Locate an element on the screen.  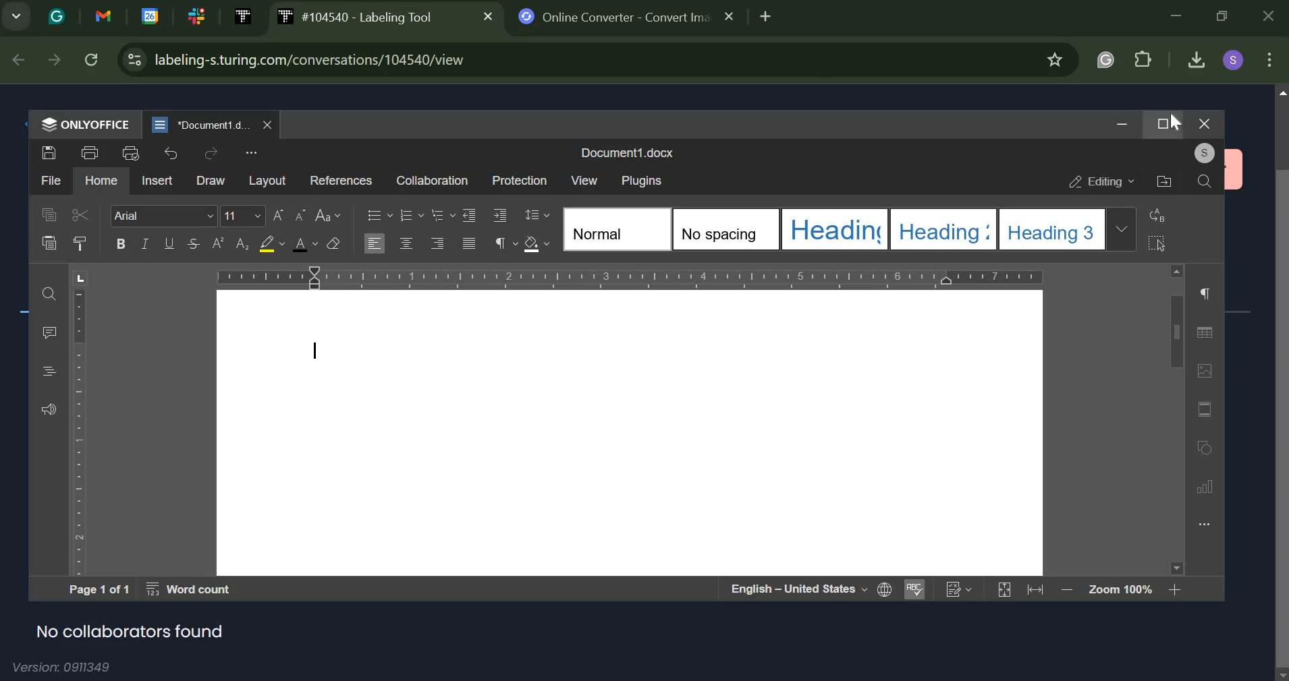
logo is located at coordinates (197, 16).